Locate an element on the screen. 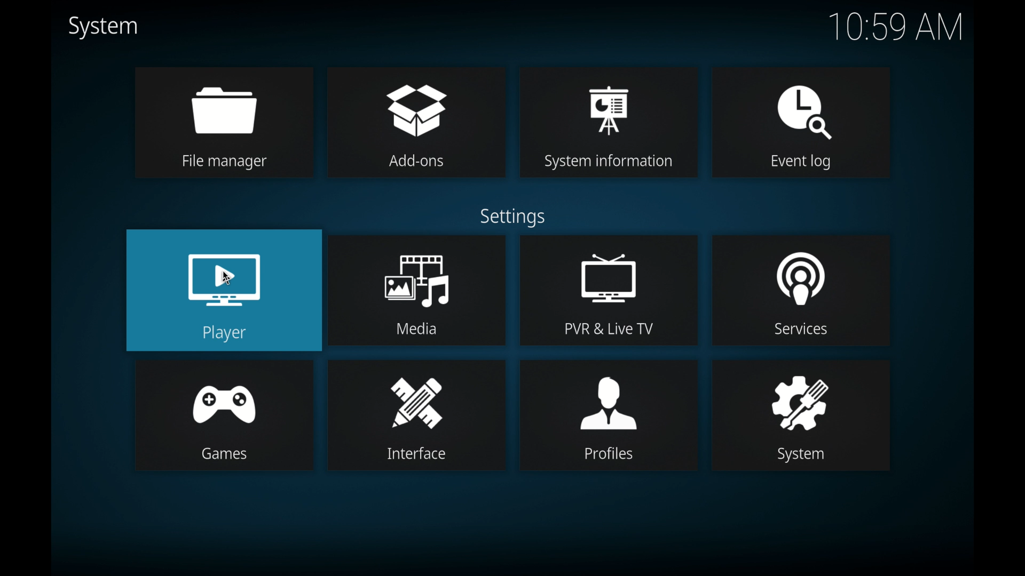 Image resolution: width=1025 pixels, height=576 pixels. pvr & live tv is located at coordinates (609, 290).